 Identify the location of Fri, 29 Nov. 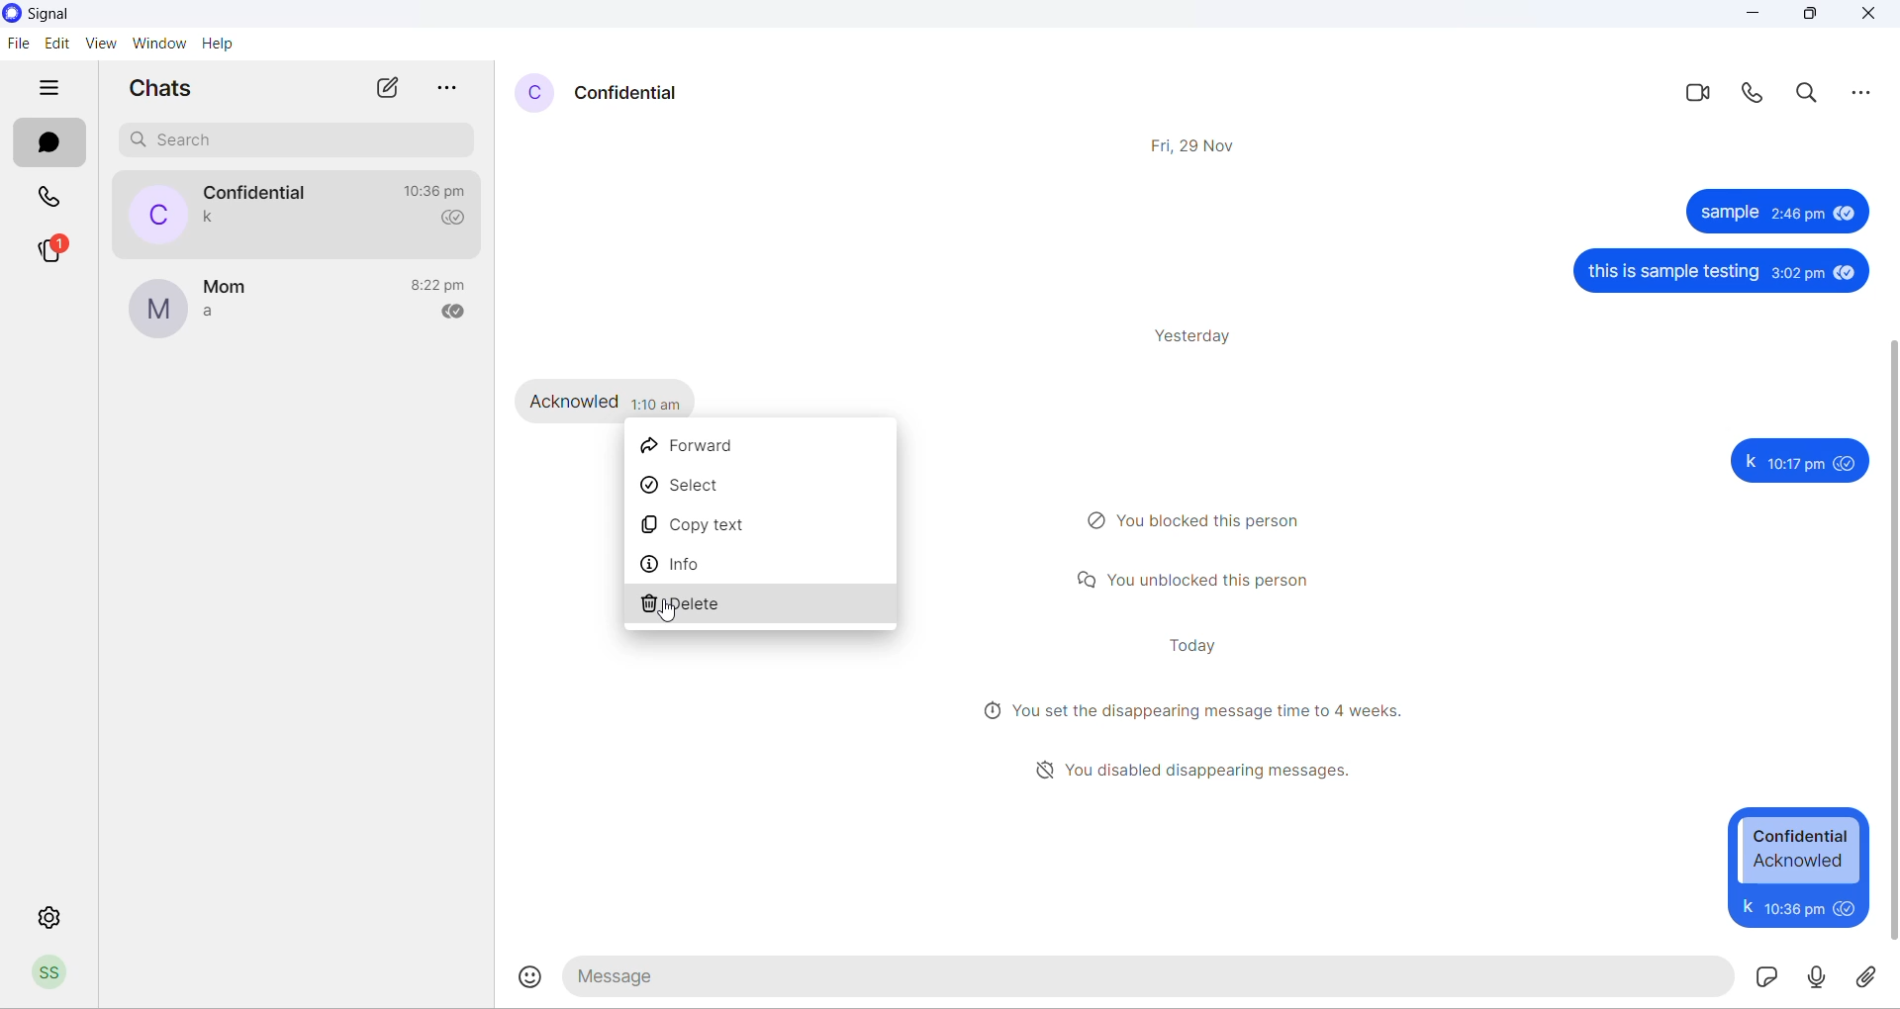
(1188, 146).